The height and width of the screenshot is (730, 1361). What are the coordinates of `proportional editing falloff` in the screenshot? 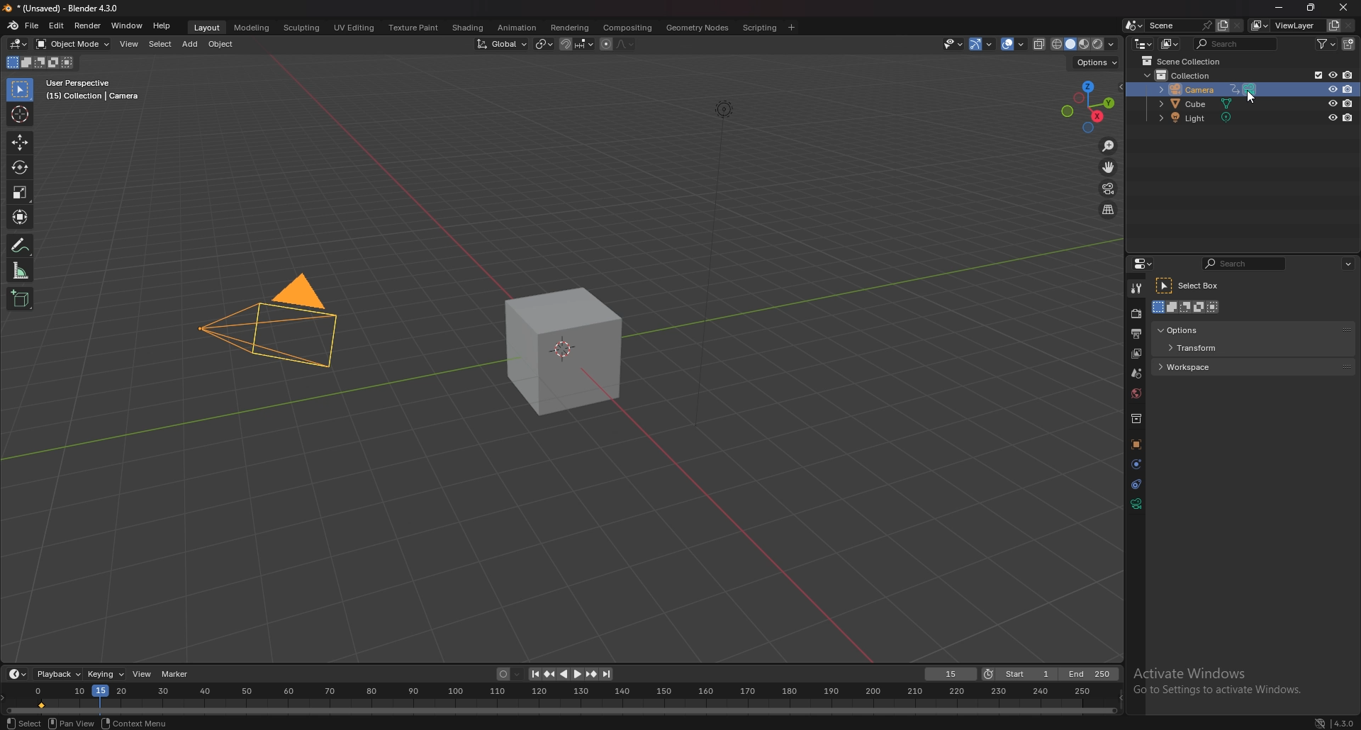 It's located at (628, 43).